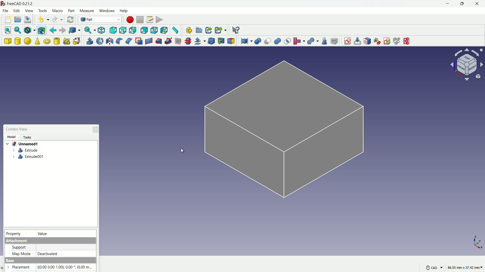  What do you see at coordinates (20, 268) in the screenshot?
I see `placement` at bounding box center [20, 268].